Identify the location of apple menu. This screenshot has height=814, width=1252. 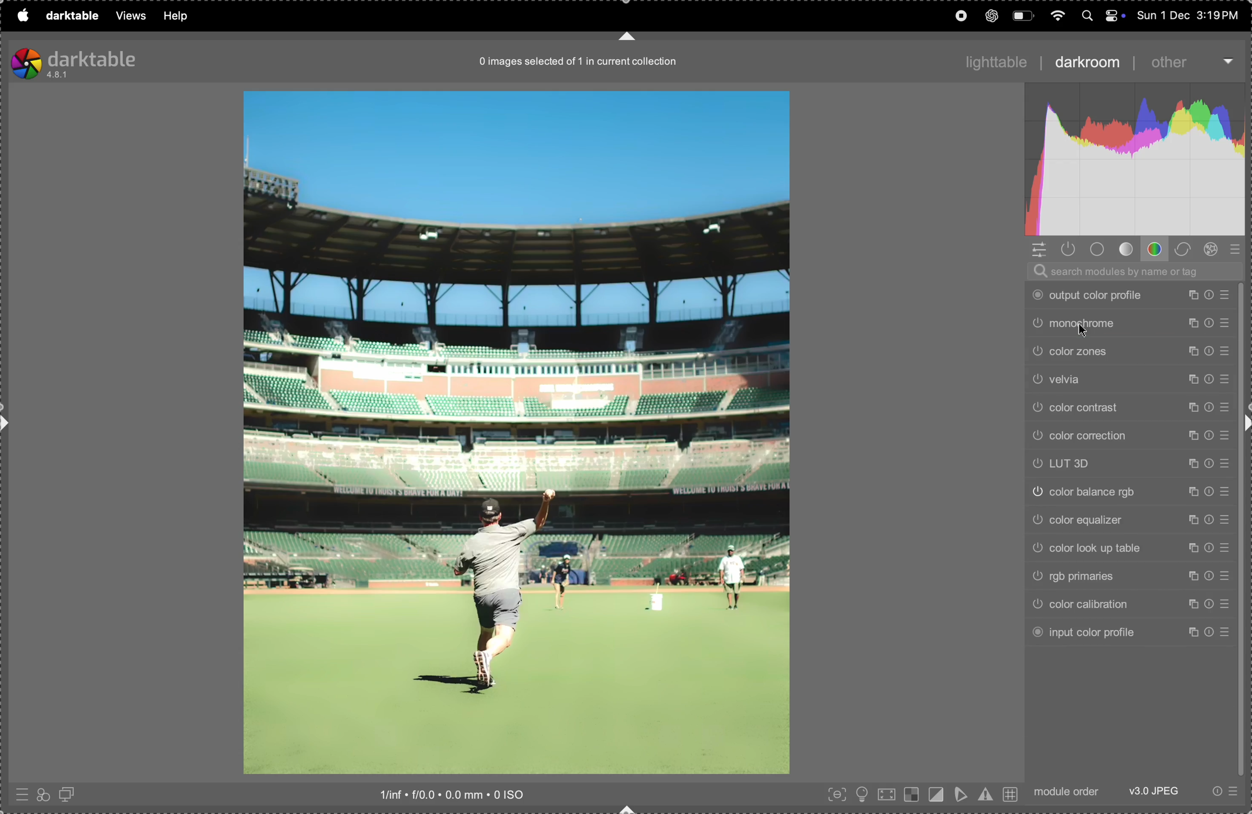
(22, 16).